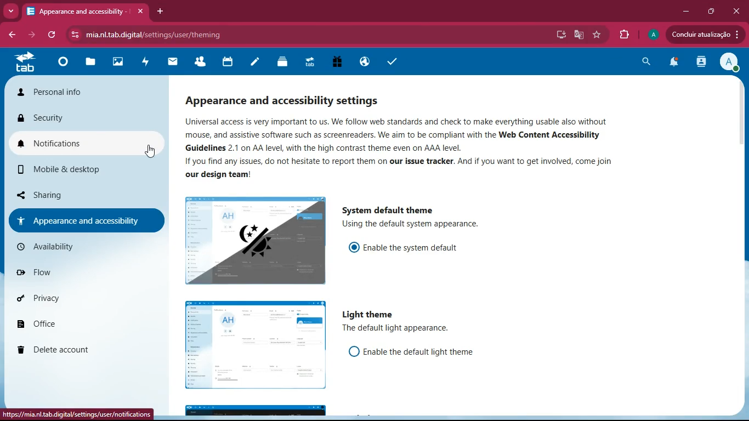  I want to click on images, so click(122, 63).